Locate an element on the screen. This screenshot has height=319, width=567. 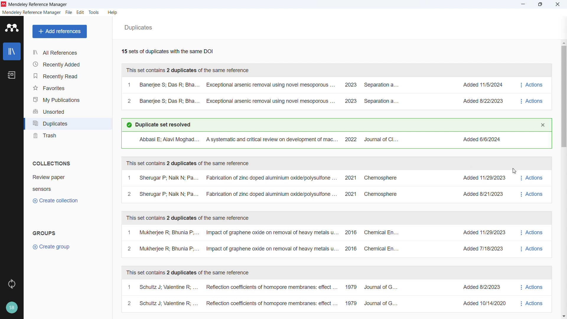
notebook is located at coordinates (12, 75).